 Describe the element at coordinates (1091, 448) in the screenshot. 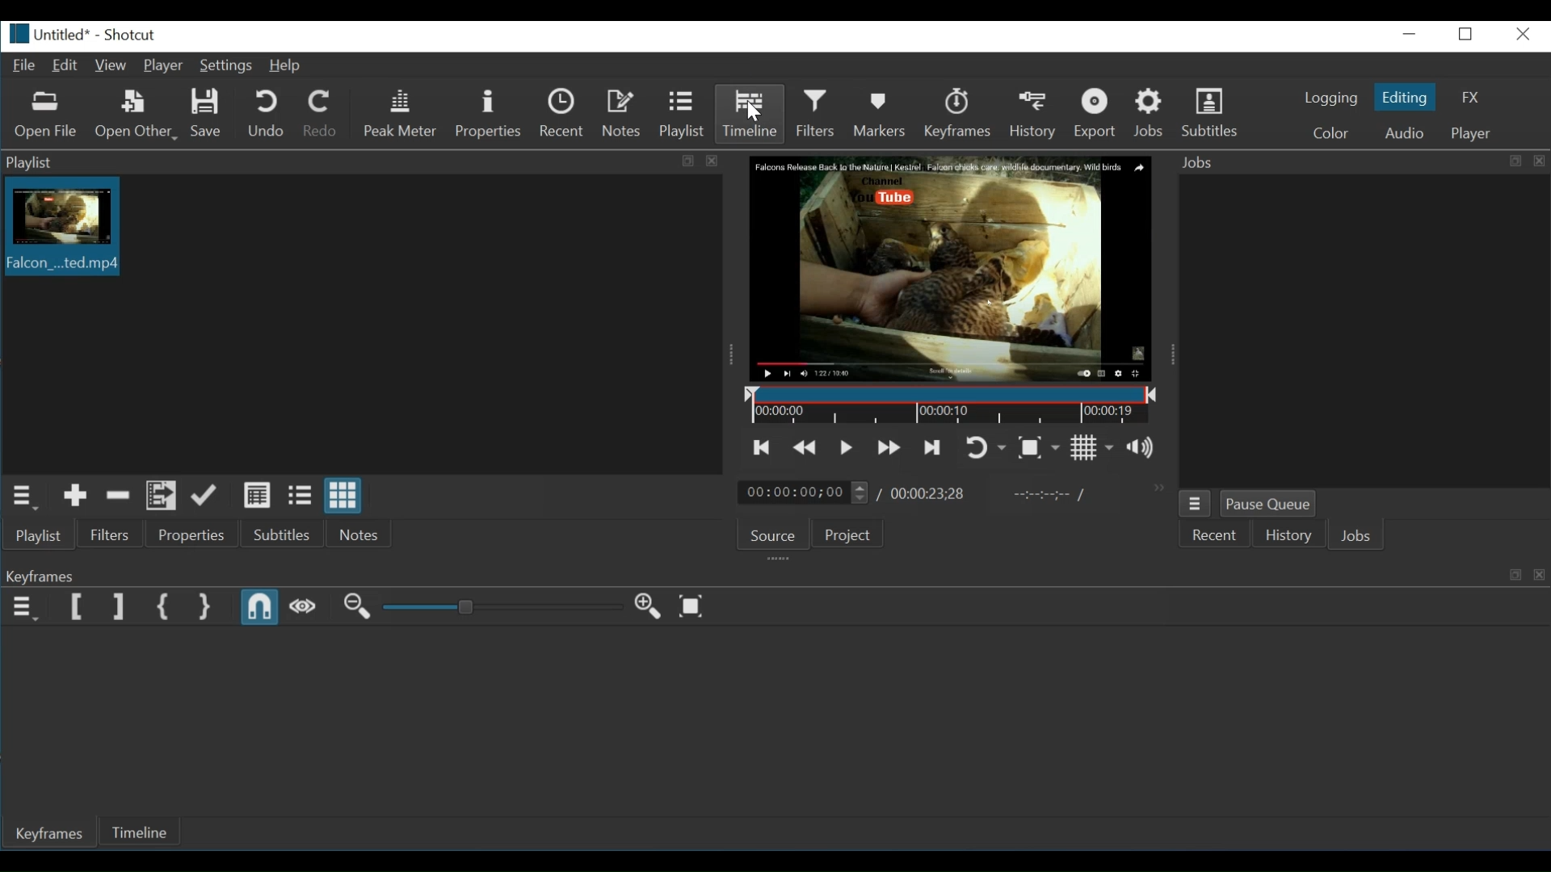

I see `Toggle grid display on the player` at that location.